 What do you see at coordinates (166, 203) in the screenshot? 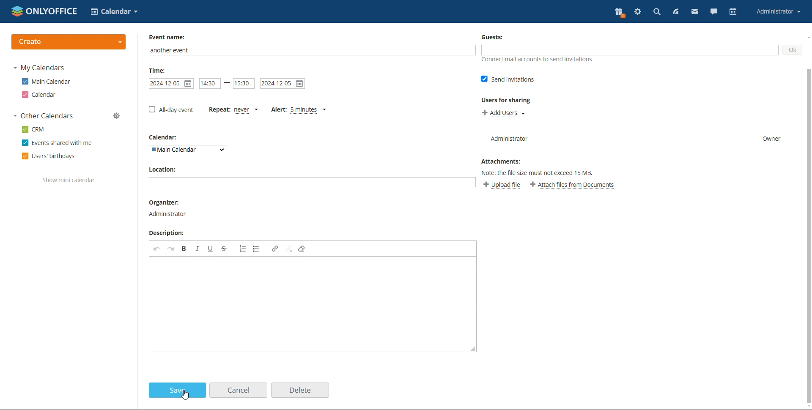
I see `organizer` at bounding box center [166, 203].